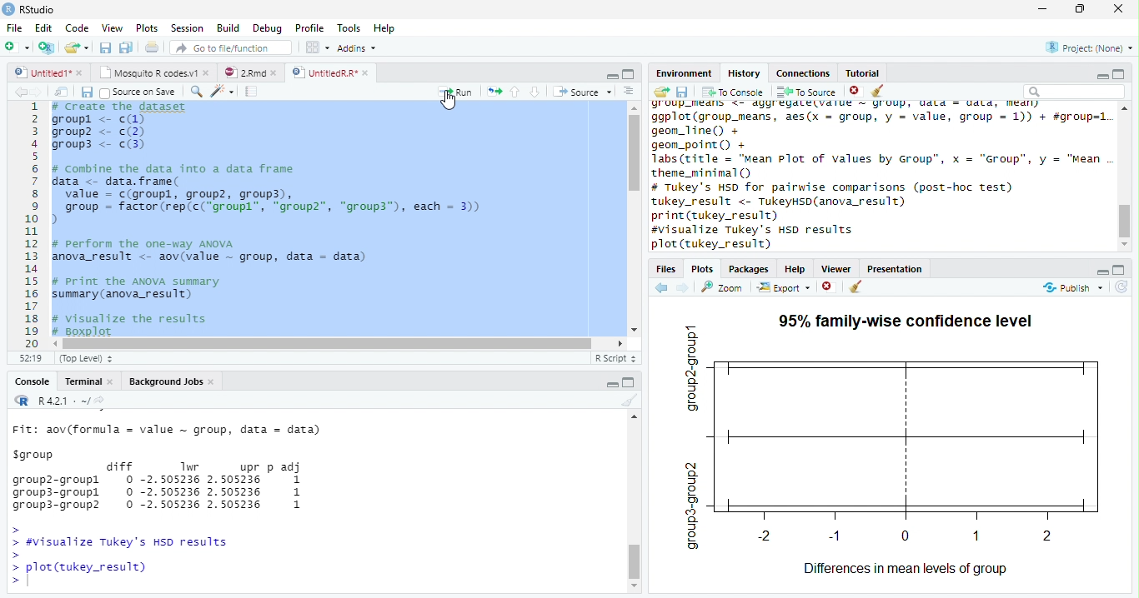 The image size is (1139, 598). What do you see at coordinates (309, 28) in the screenshot?
I see `Profile` at bounding box center [309, 28].